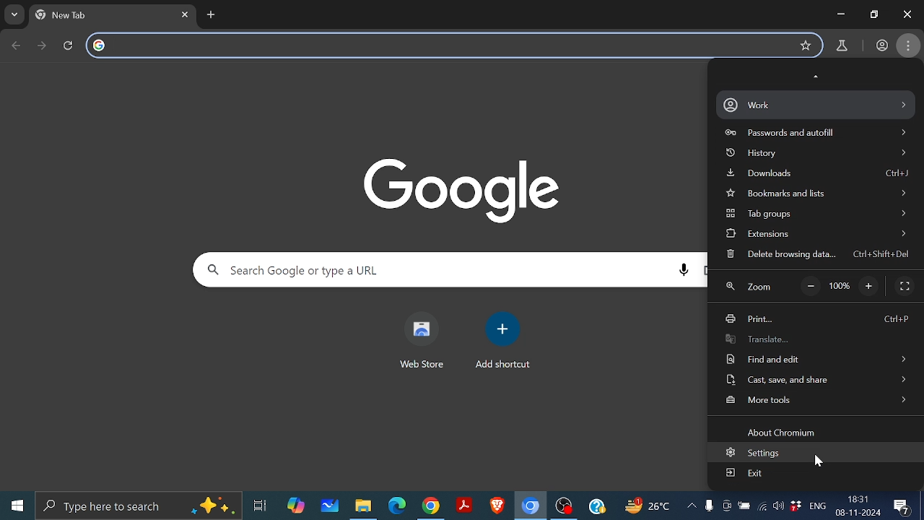 Image resolution: width=924 pixels, height=520 pixels. Describe the element at coordinates (754, 453) in the screenshot. I see `Settings` at that location.